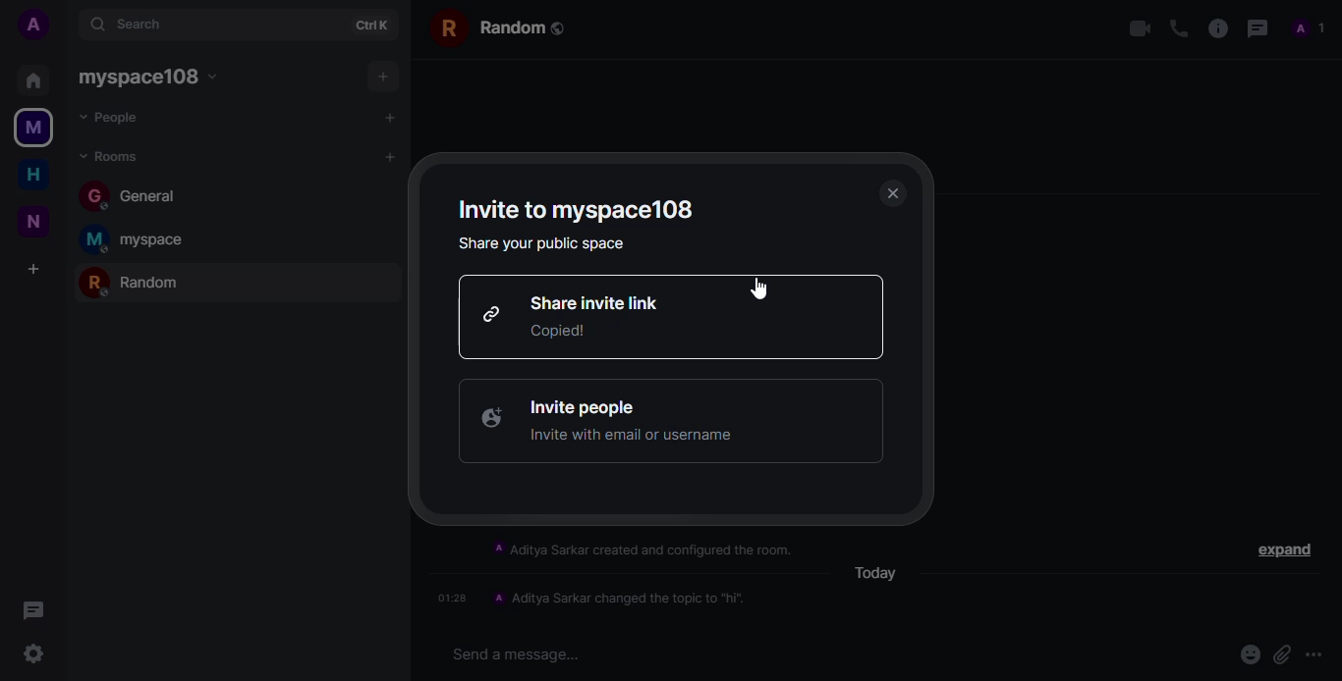 Image resolution: width=1342 pixels, height=681 pixels. Describe the element at coordinates (136, 195) in the screenshot. I see `general` at that location.